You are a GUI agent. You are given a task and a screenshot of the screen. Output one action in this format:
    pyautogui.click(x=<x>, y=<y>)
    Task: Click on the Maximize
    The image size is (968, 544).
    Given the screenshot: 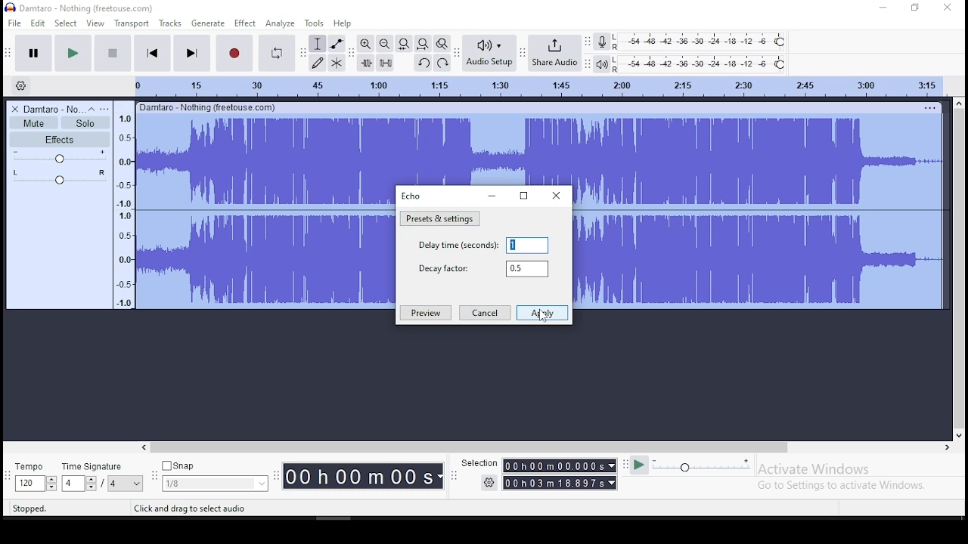 What is the action you would take?
    pyautogui.click(x=525, y=196)
    